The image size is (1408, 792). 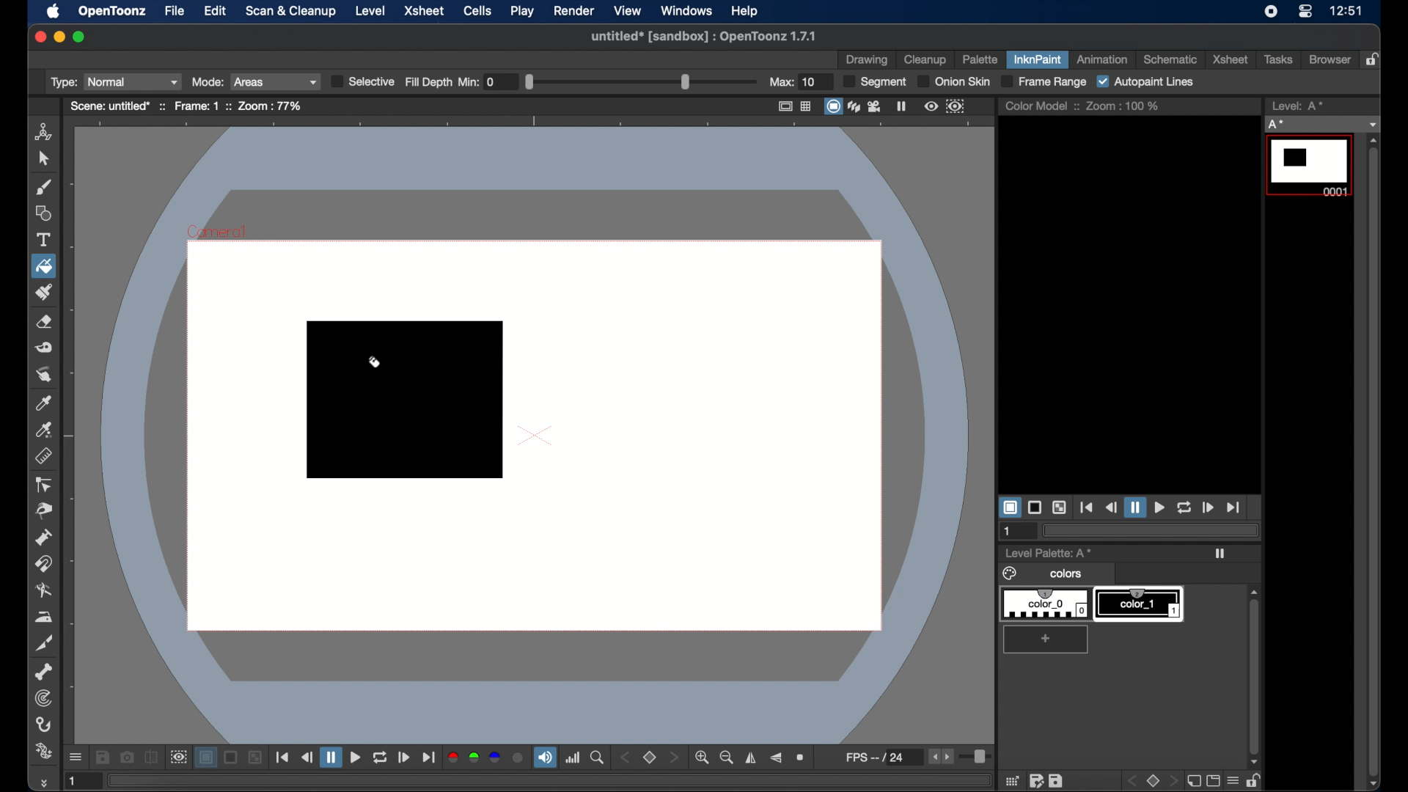 What do you see at coordinates (1009, 507) in the screenshot?
I see `white background` at bounding box center [1009, 507].